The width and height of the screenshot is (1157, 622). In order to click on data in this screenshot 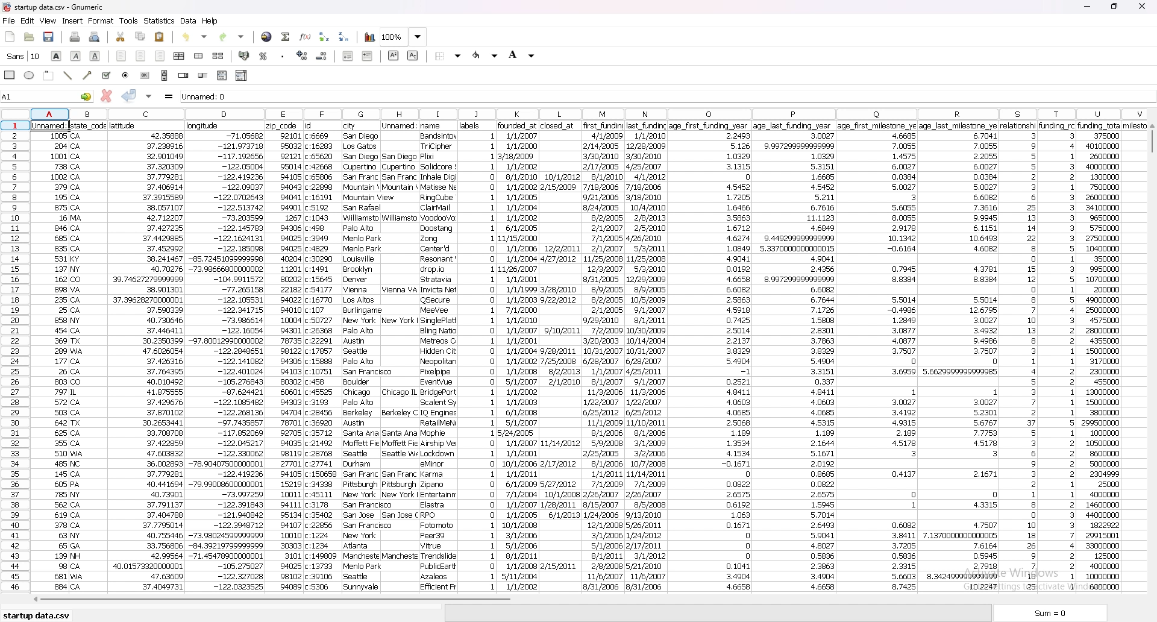, I will do `click(559, 357)`.